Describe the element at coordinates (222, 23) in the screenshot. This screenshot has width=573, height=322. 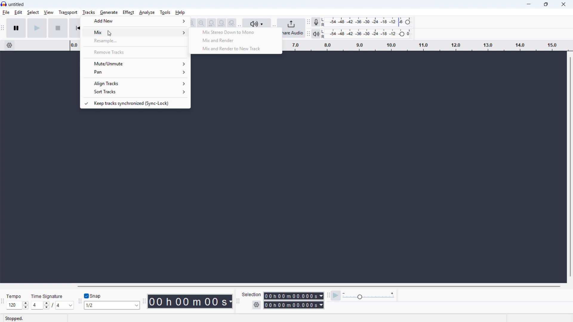
I see `Fit project to width ` at that location.